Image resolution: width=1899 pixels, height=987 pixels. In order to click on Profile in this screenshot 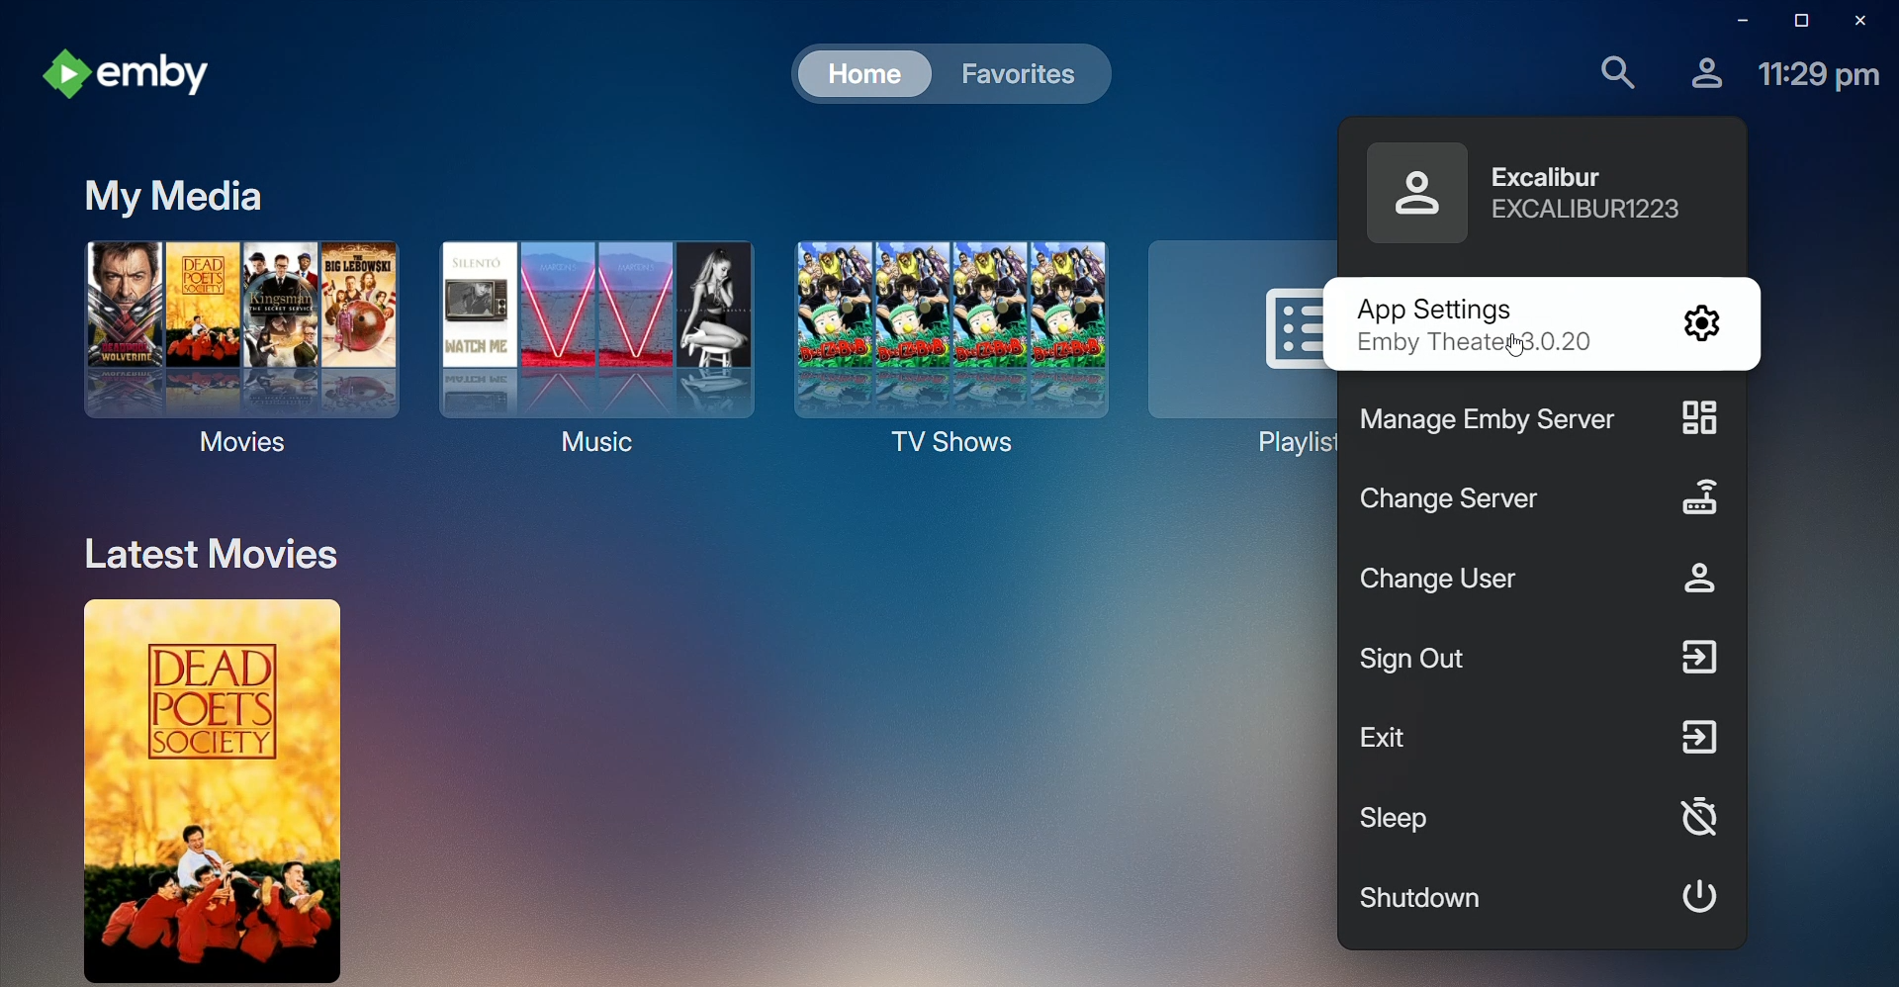, I will do `click(1700, 80)`.